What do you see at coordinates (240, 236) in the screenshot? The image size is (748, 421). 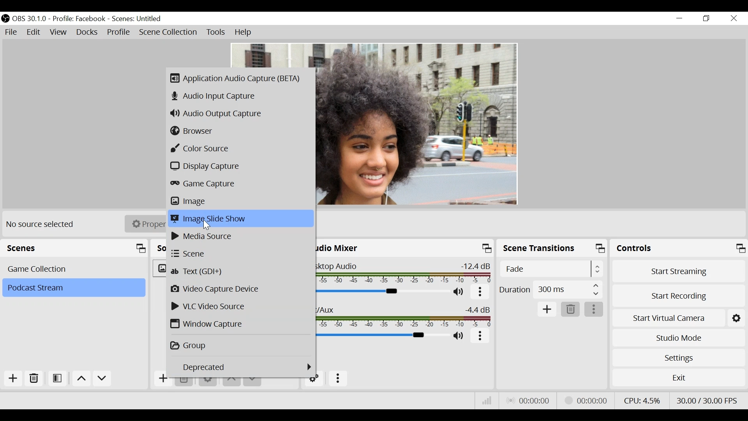 I see `Media Source` at bounding box center [240, 236].